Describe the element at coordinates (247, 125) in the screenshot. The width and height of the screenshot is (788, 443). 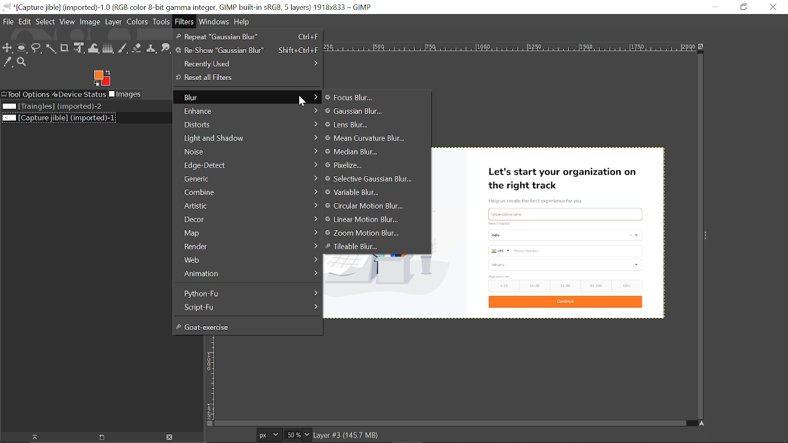
I see `Distorts` at that location.